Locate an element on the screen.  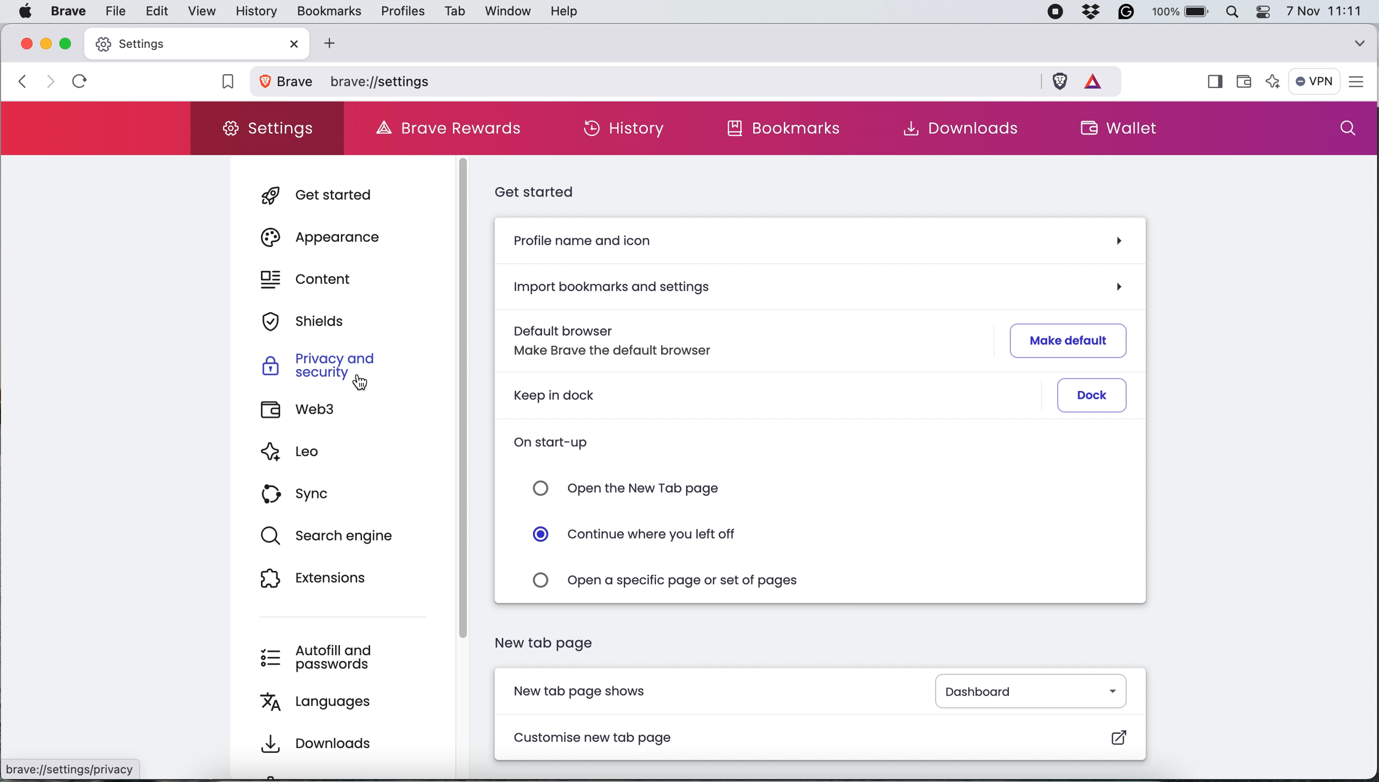
settings is located at coordinates (1361, 82).